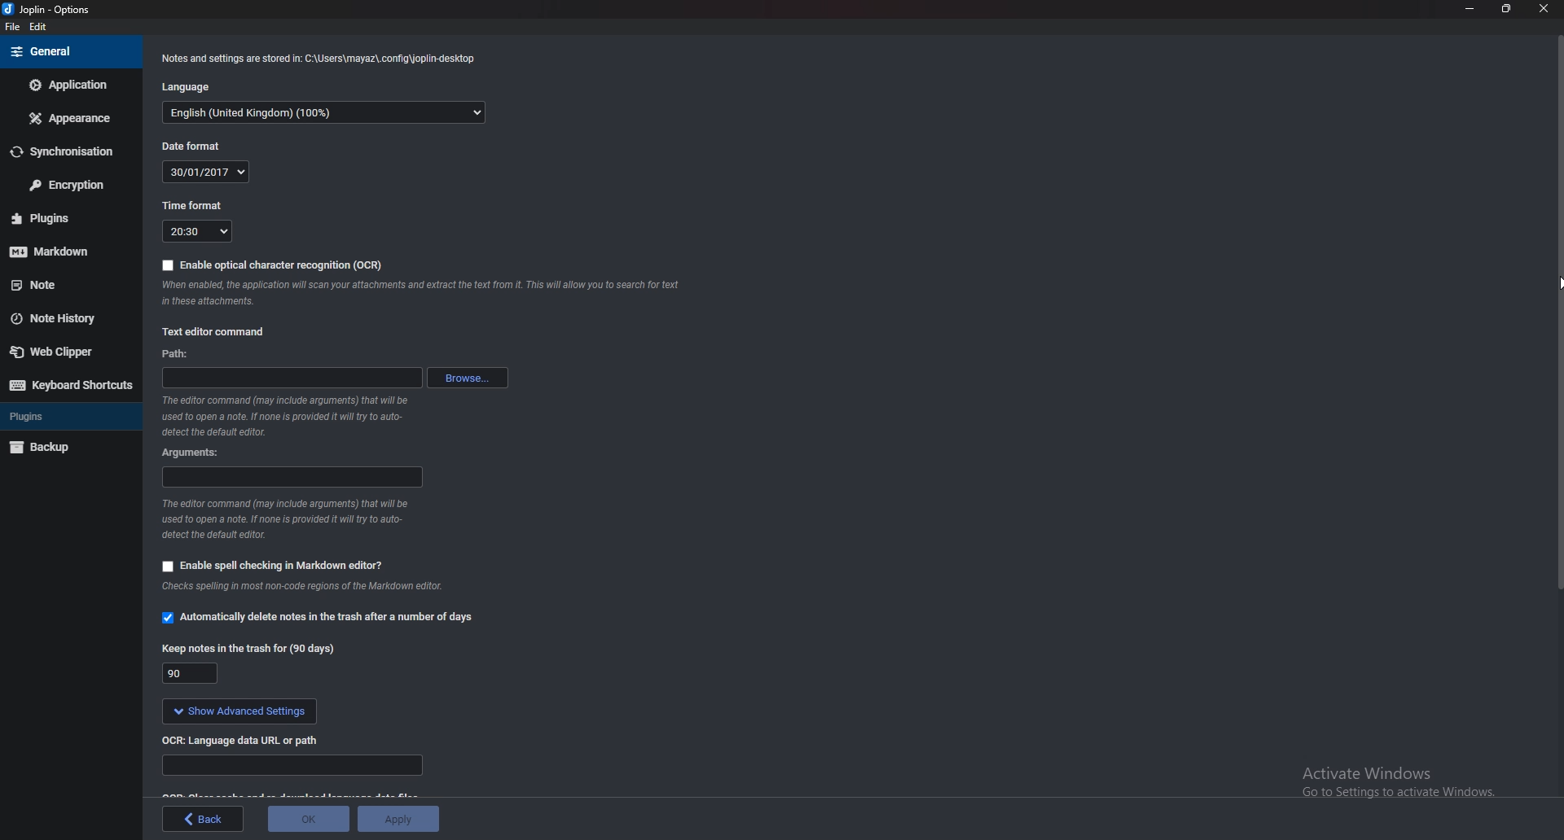 The image size is (1564, 840). What do you see at coordinates (187, 88) in the screenshot?
I see `language` at bounding box center [187, 88].